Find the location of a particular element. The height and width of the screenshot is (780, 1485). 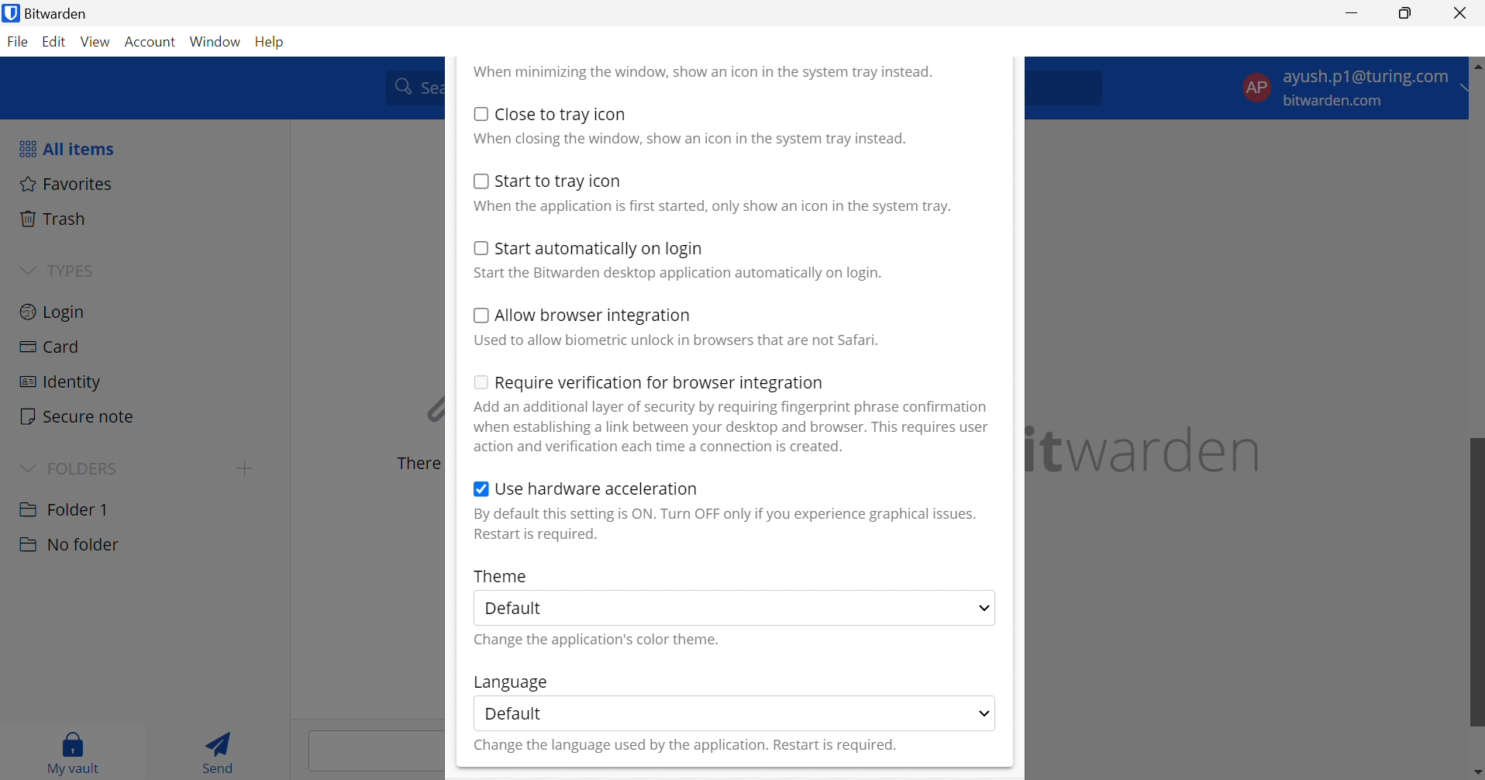

Start the Bitwarden desktop application automatically on login. is located at coordinates (680, 274).